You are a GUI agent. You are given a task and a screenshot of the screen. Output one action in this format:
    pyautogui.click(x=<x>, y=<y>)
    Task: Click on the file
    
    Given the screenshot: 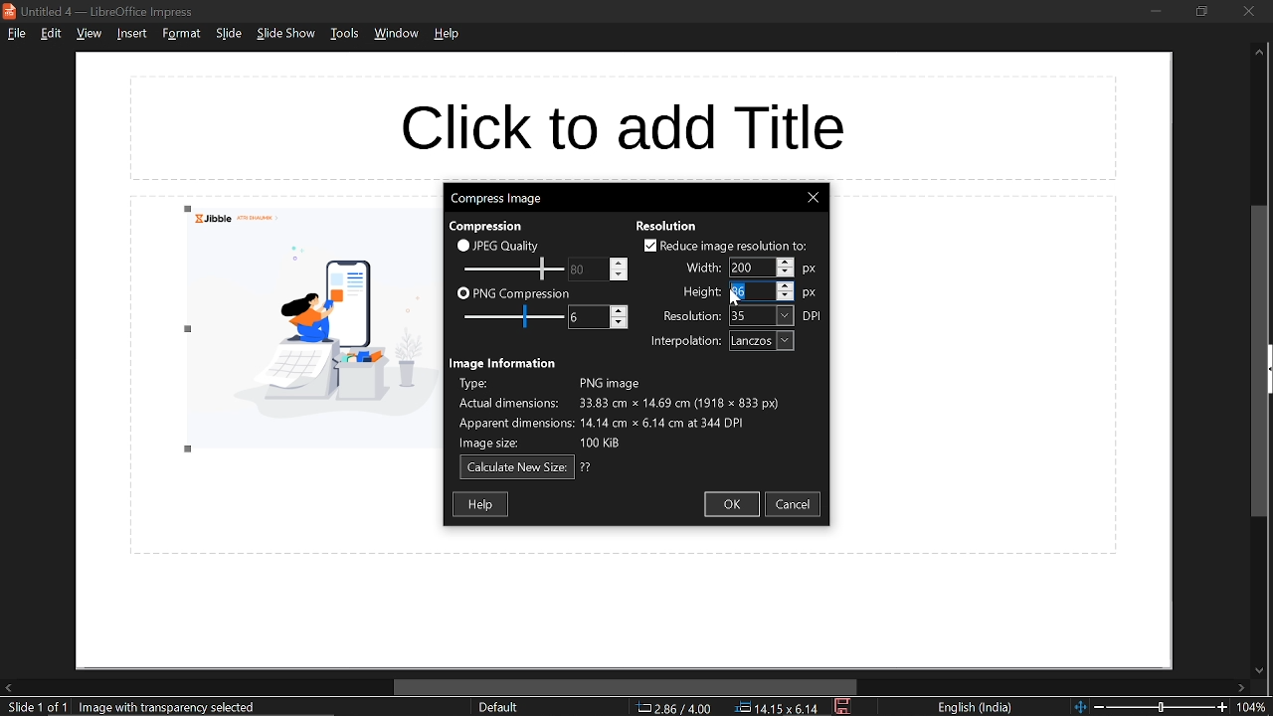 What is the action you would take?
    pyautogui.click(x=16, y=33)
    